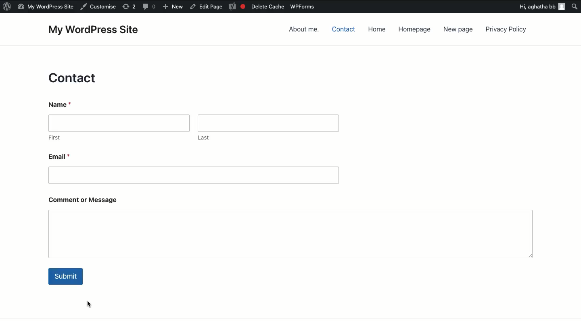 This screenshot has width=581, height=321. What do you see at coordinates (207, 7) in the screenshot?
I see `Edit Page` at bounding box center [207, 7].